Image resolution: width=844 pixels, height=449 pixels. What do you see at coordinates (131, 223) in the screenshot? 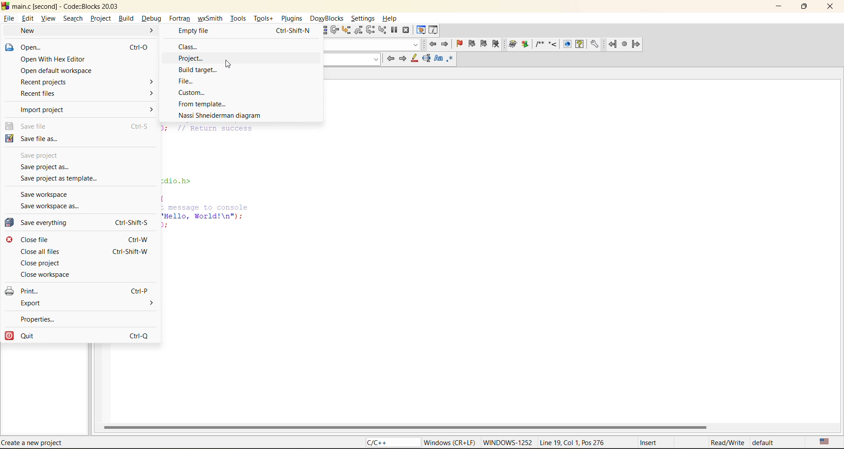
I see `Ctrl-Shift-S.` at bounding box center [131, 223].